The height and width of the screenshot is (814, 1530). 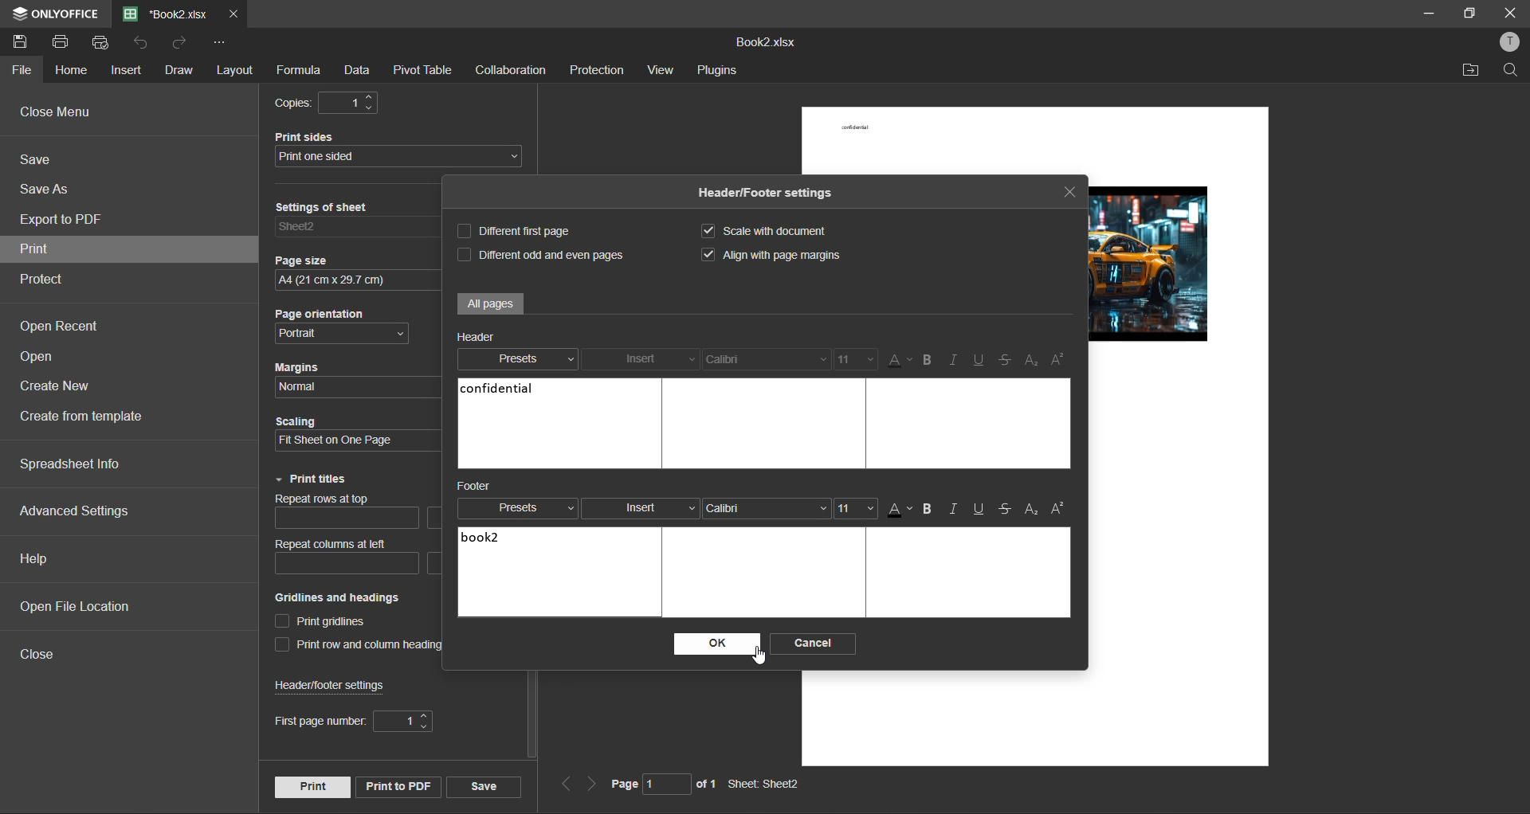 What do you see at coordinates (929, 360) in the screenshot?
I see `bold` at bounding box center [929, 360].